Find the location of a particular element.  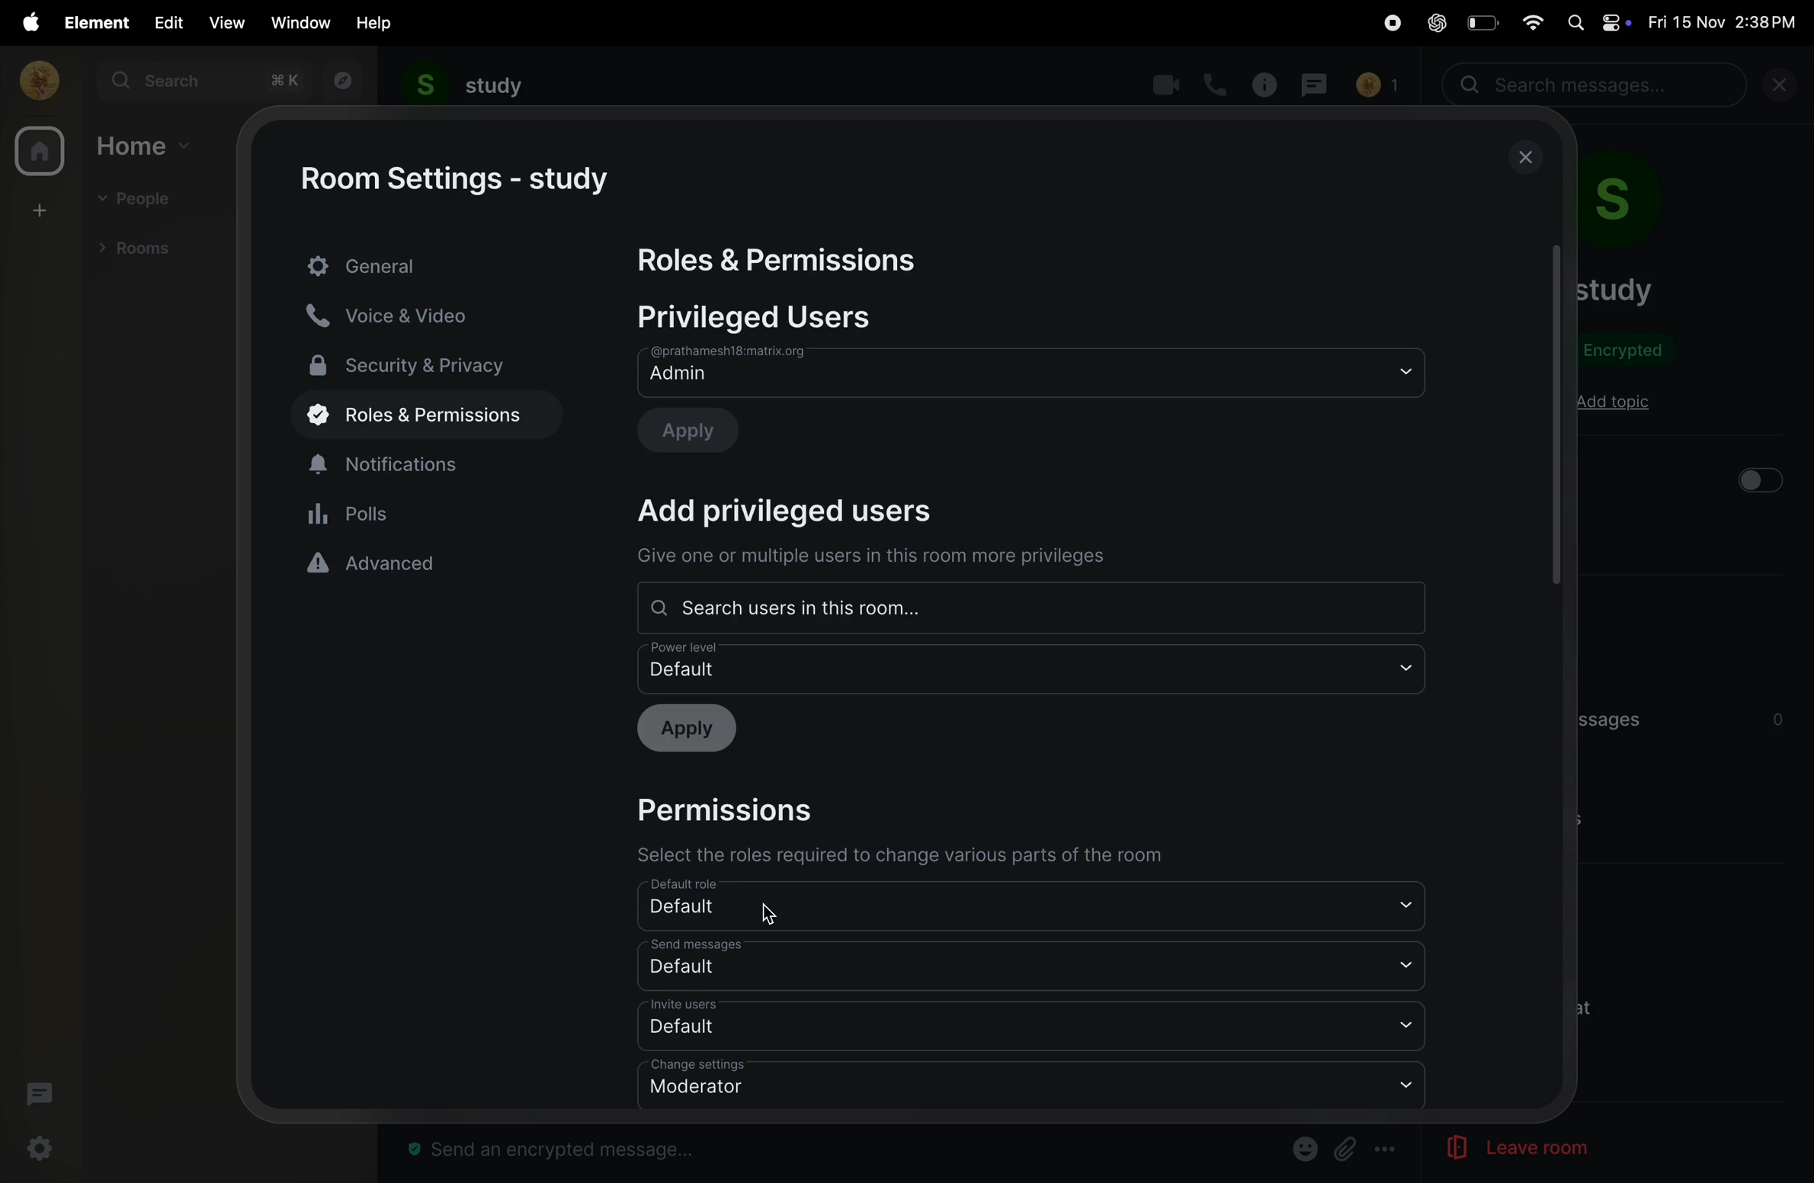

help is located at coordinates (376, 22).